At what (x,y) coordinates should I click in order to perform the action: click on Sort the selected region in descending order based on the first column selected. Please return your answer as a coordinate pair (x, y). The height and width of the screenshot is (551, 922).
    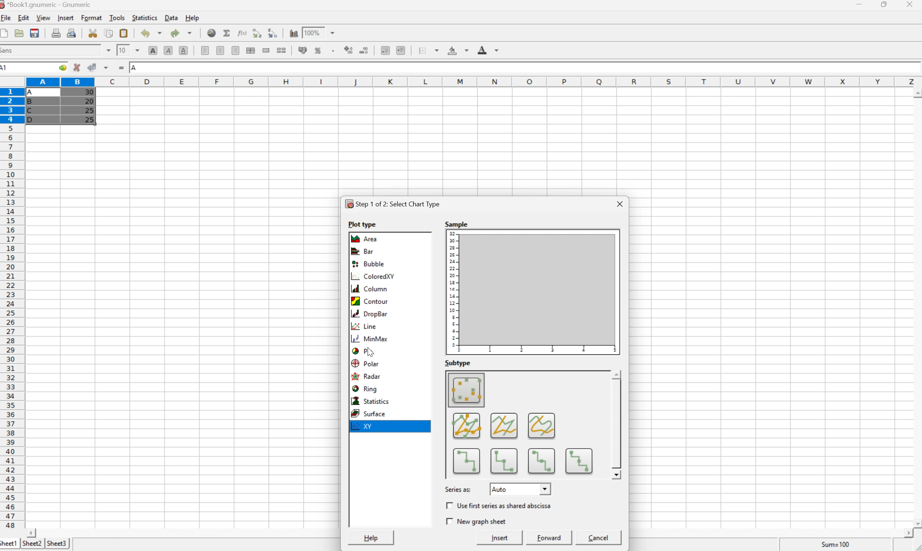
    Looking at the image, I should click on (272, 32).